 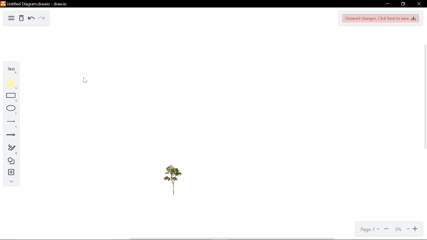 I want to click on Current zoom, so click(x=401, y=230).